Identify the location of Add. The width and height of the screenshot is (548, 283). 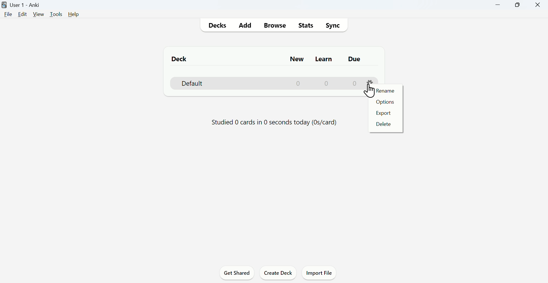
(245, 26).